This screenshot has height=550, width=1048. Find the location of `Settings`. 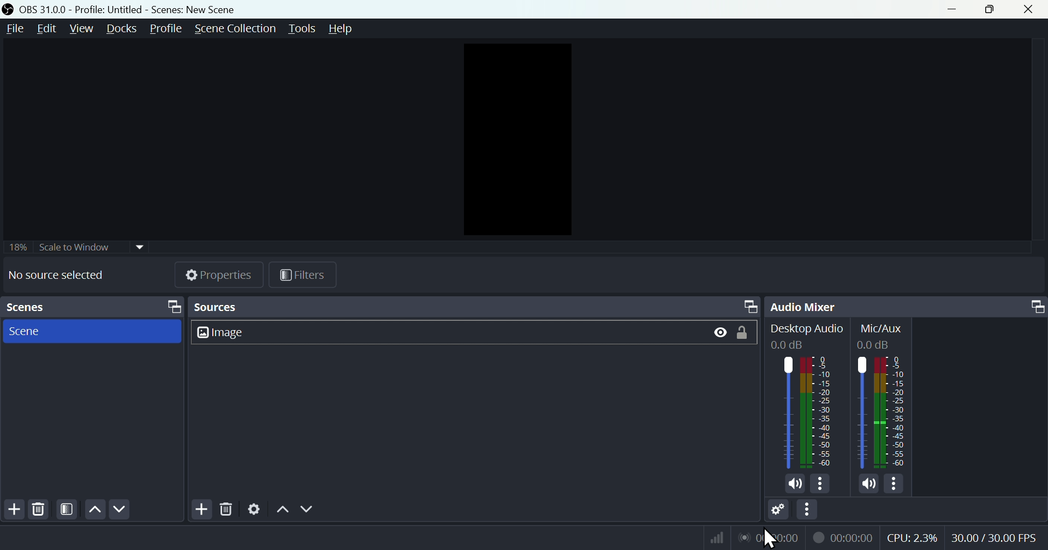

Settings is located at coordinates (253, 510).